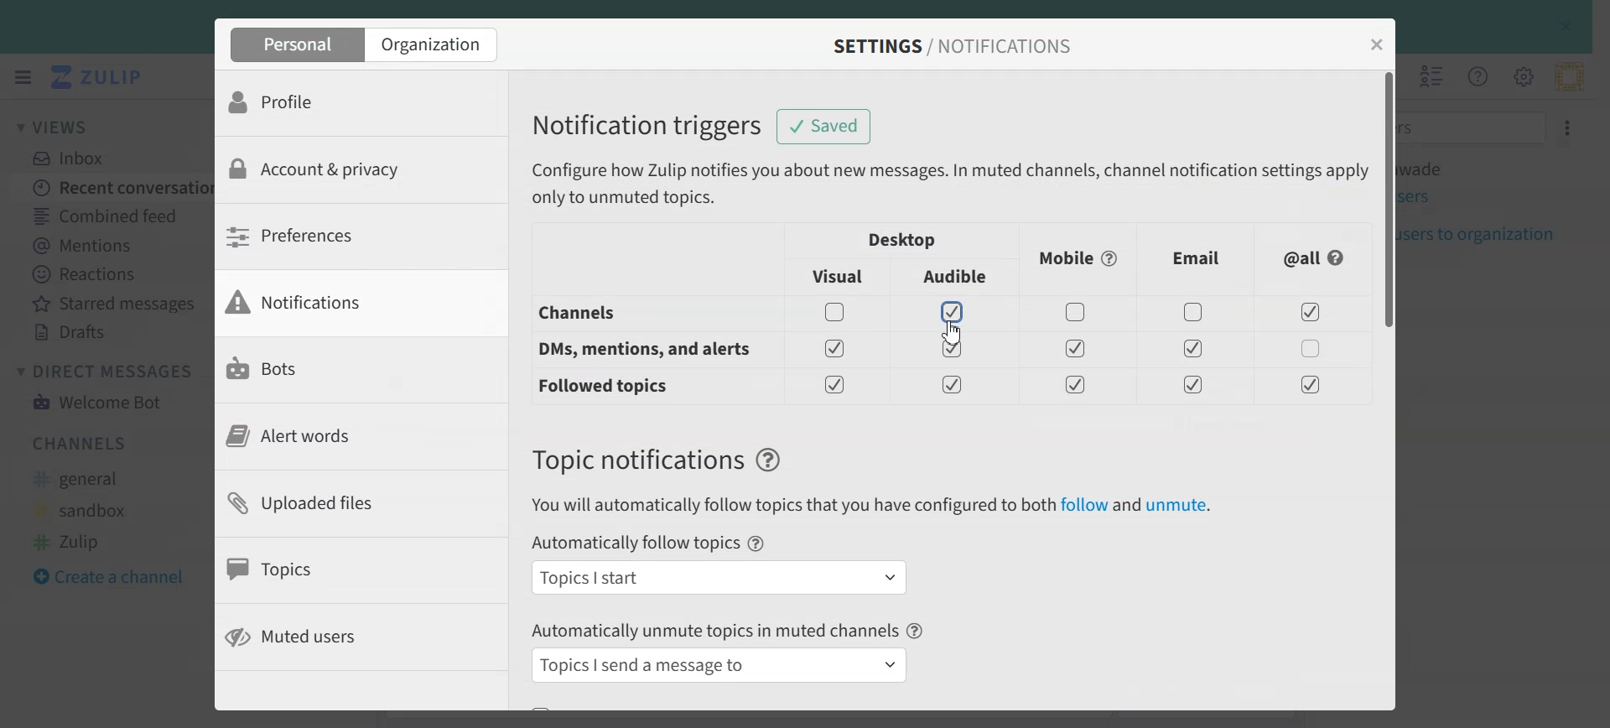 This screenshot has width=1610, height=728. What do you see at coordinates (903, 240) in the screenshot?
I see `Desktop` at bounding box center [903, 240].